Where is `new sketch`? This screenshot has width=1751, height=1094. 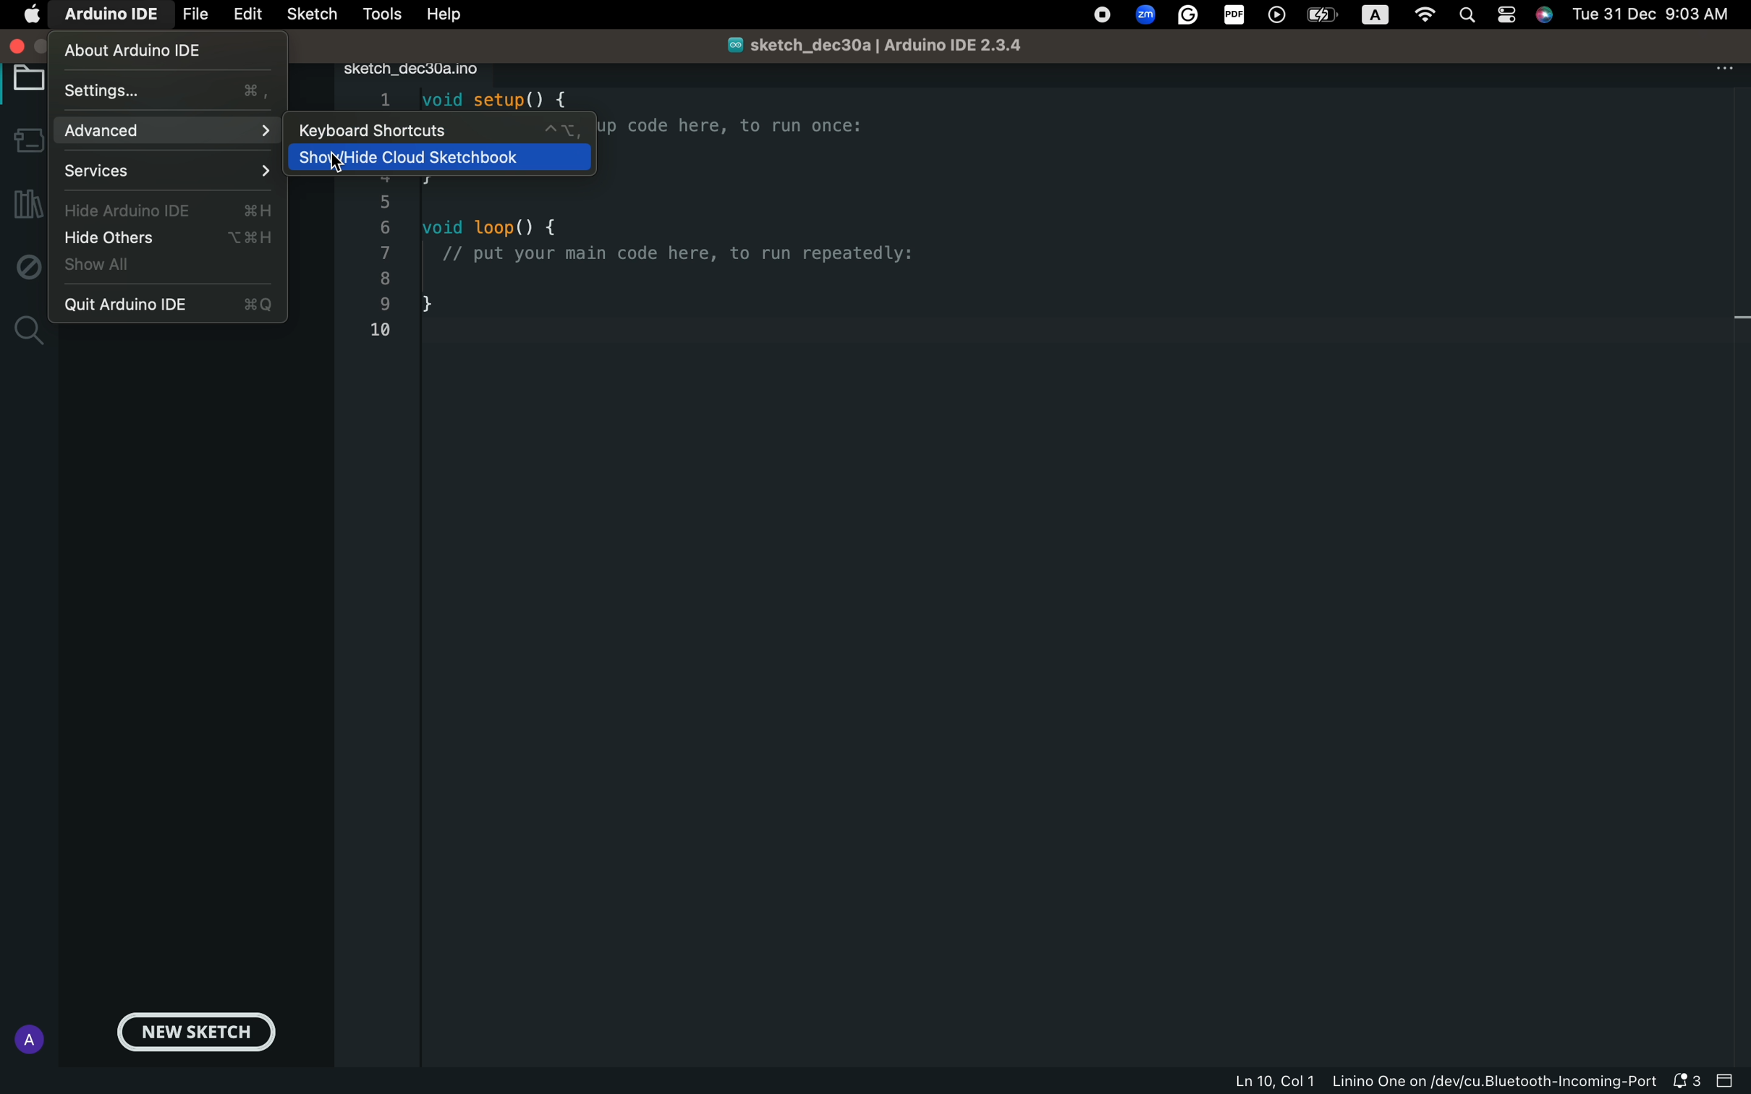
new sketch is located at coordinates (200, 1034).